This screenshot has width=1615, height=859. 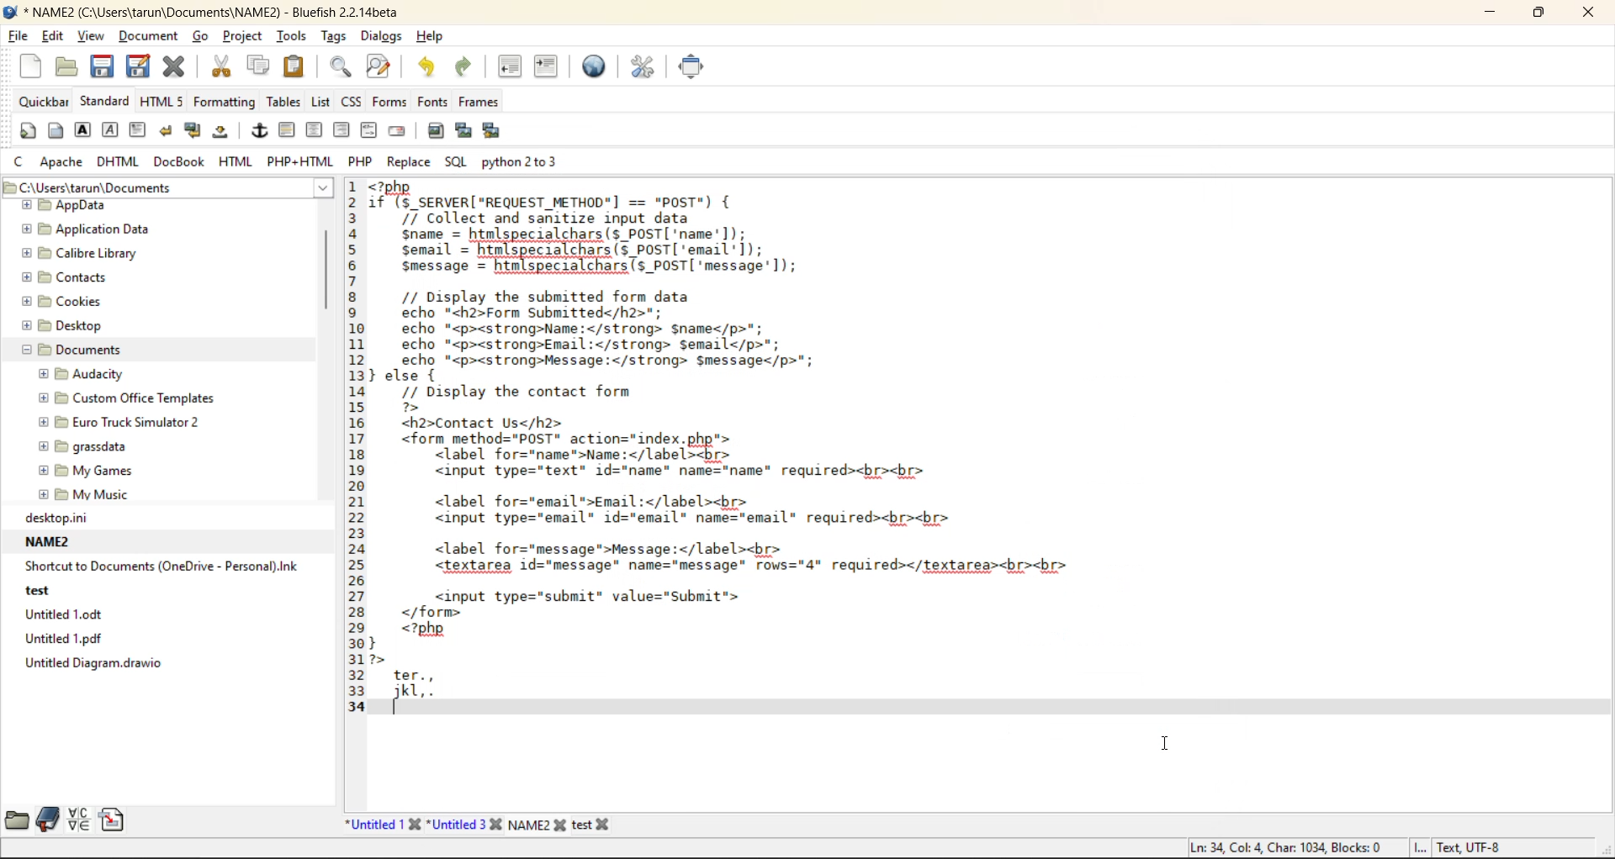 I want to click on project, so click(x=243, y=36).